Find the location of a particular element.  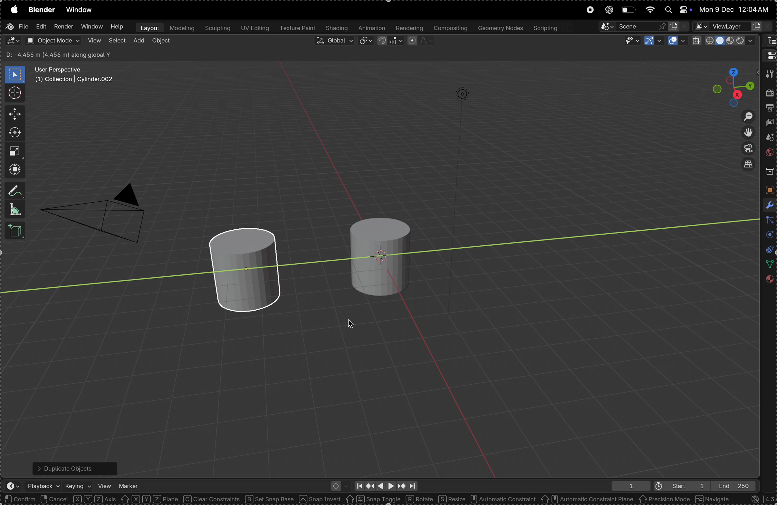

options is located at coordinates (737, 55).